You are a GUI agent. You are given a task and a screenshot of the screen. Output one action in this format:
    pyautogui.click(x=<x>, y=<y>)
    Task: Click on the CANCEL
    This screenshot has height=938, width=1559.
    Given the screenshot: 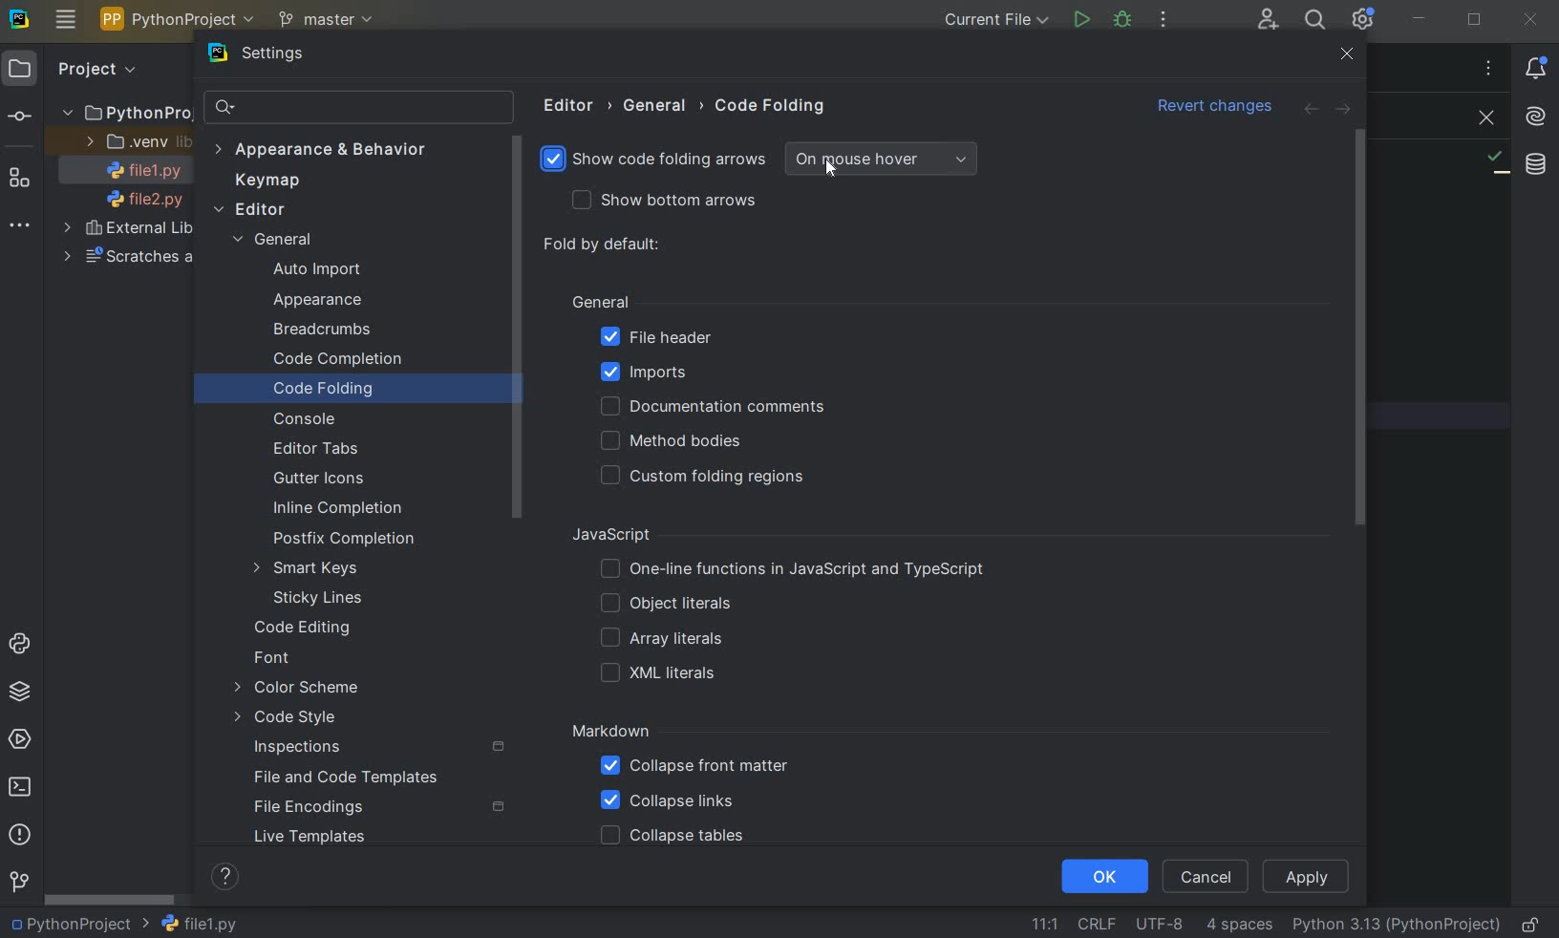 What is the action you would take?
    pyautogui.click(x=1208, y=875)
    